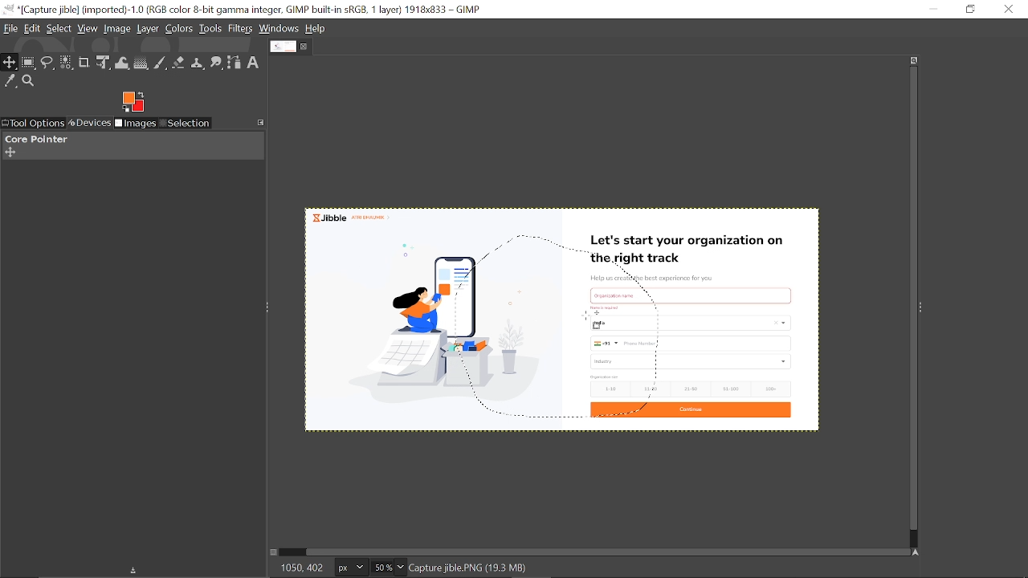 The height and width of the screenshot is (578, 1028). Describe the element at coordinates (626, 295) in the screenshot. I see `text` at that location.